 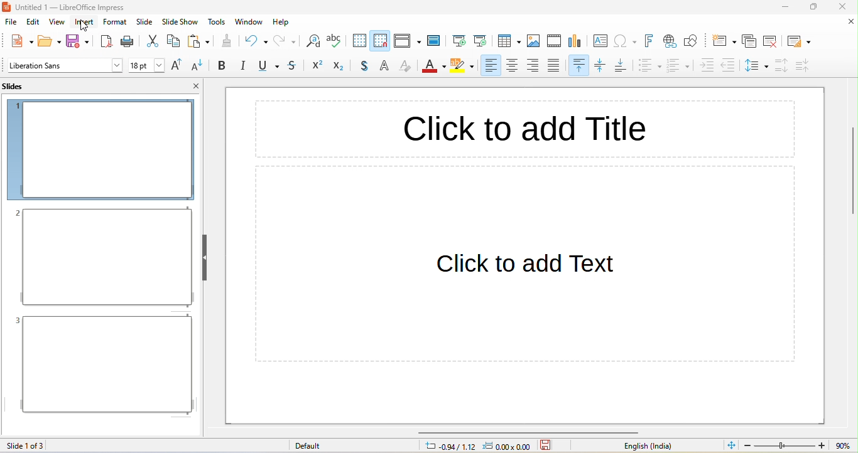 I want to click on master slide, so click(x=437, y=40).